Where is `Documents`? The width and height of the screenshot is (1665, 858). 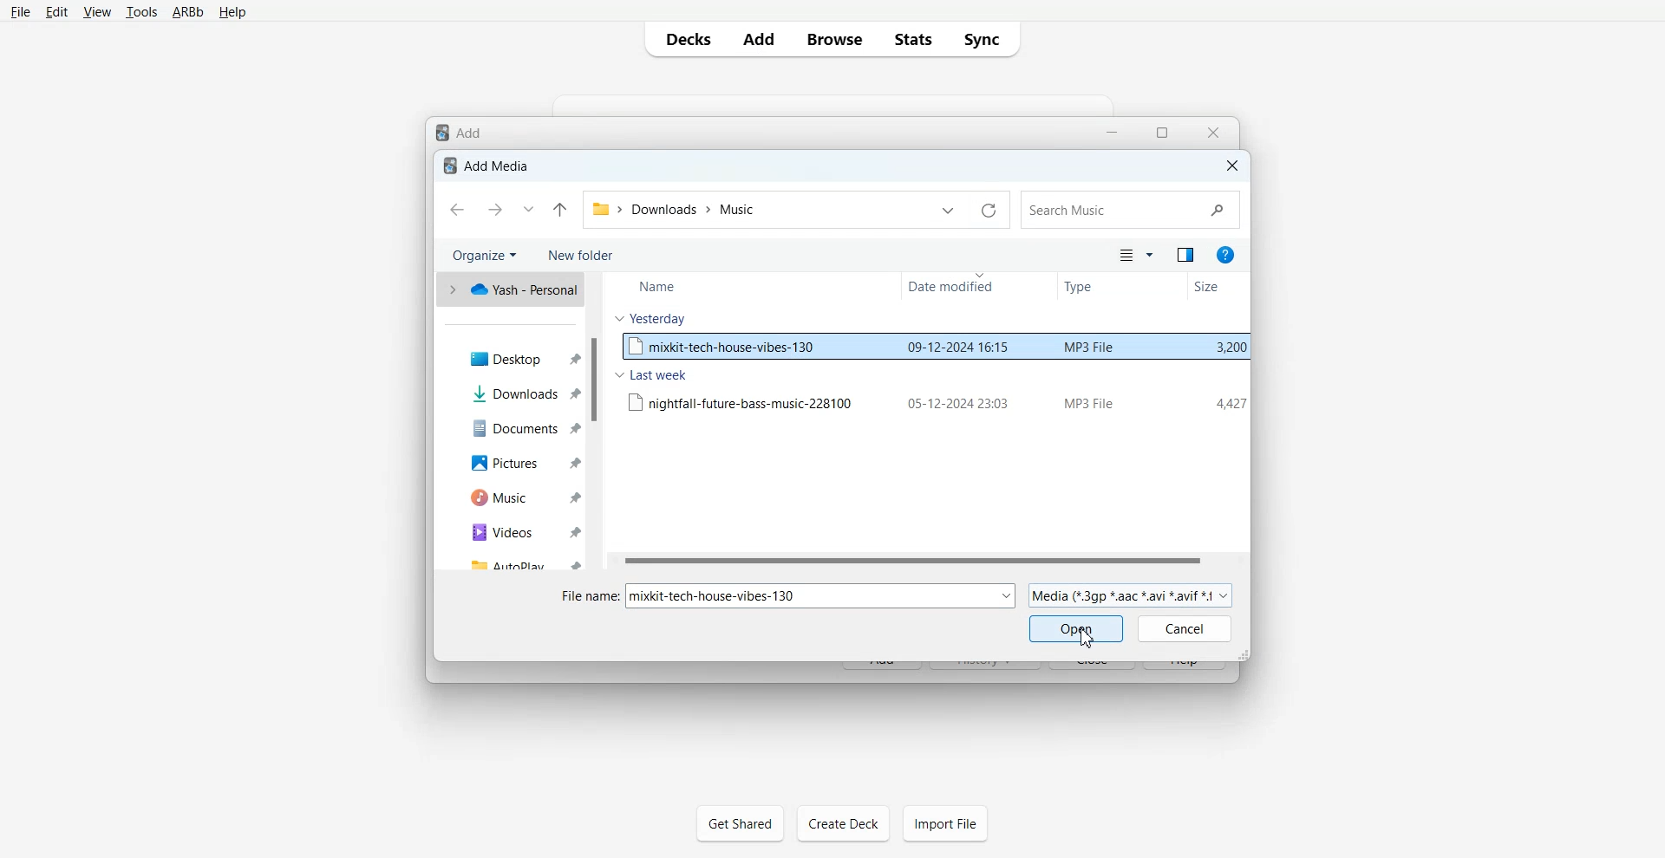 Documents is located at coordinates (523, 426).